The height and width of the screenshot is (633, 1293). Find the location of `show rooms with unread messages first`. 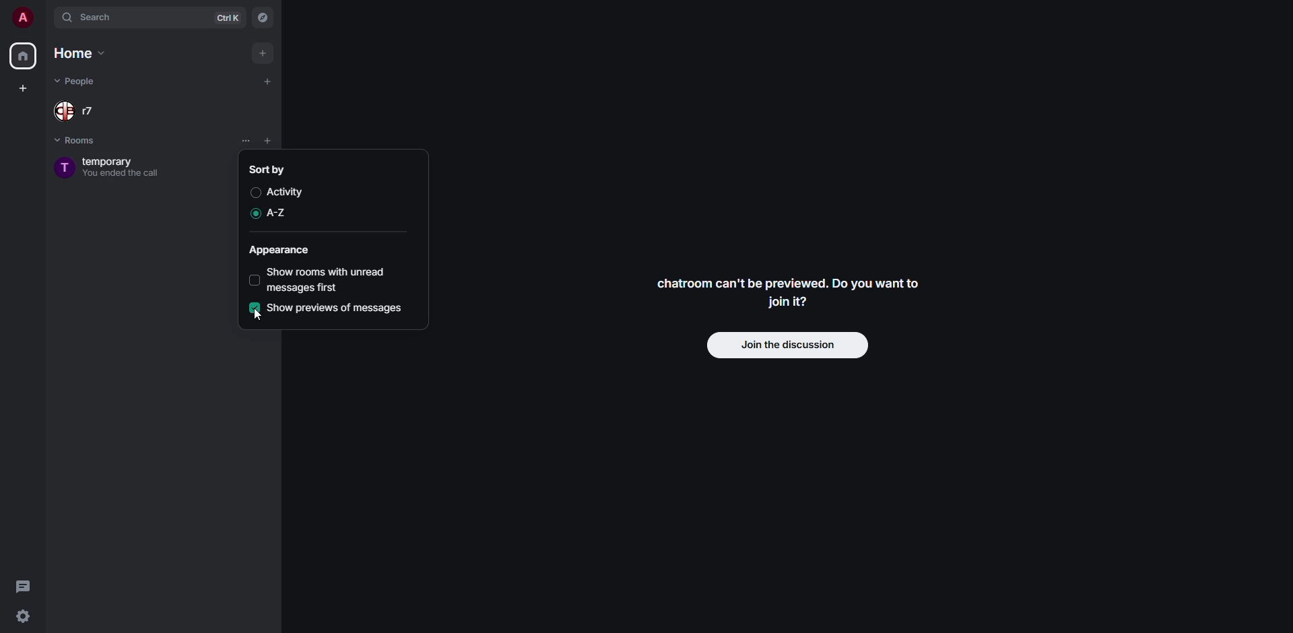

show rooms with unread messages first is located at coordinates (330, 280).